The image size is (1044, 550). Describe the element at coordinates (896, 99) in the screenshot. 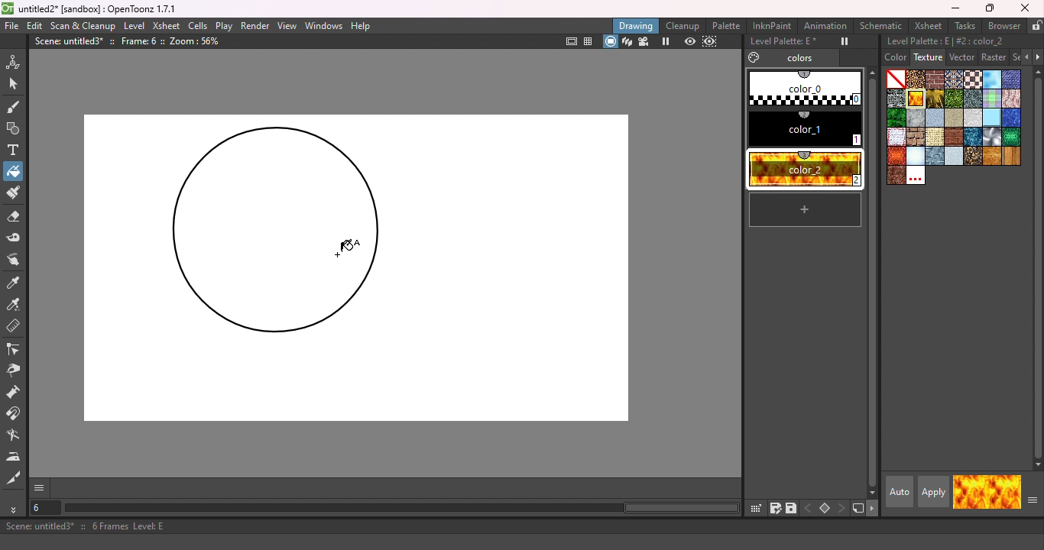

I see `Drystonewall.bmp` at that location.